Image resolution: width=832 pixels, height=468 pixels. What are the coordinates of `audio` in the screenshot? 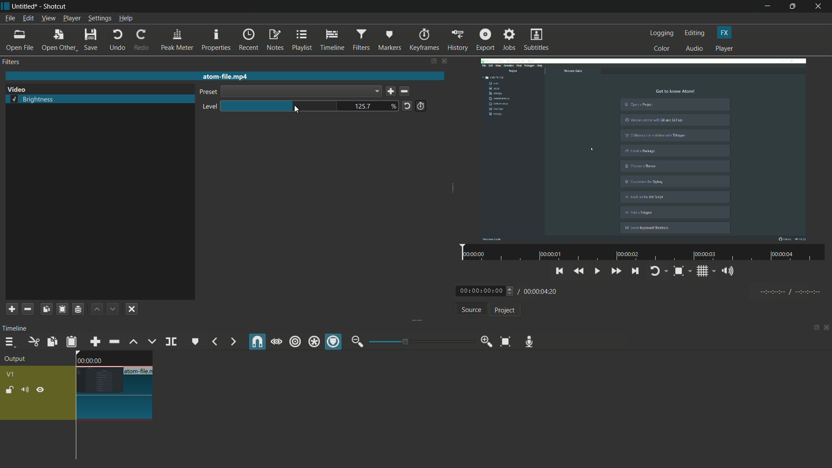 It's located at (695, 49).